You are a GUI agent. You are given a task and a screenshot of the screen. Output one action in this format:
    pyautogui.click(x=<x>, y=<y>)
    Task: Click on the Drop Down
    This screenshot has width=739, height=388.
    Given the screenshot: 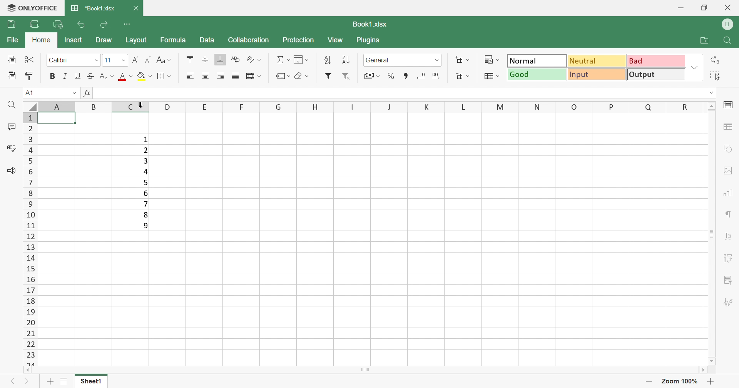 What is the action you would take?
    pyautogui.click(x=124, y=62)
    